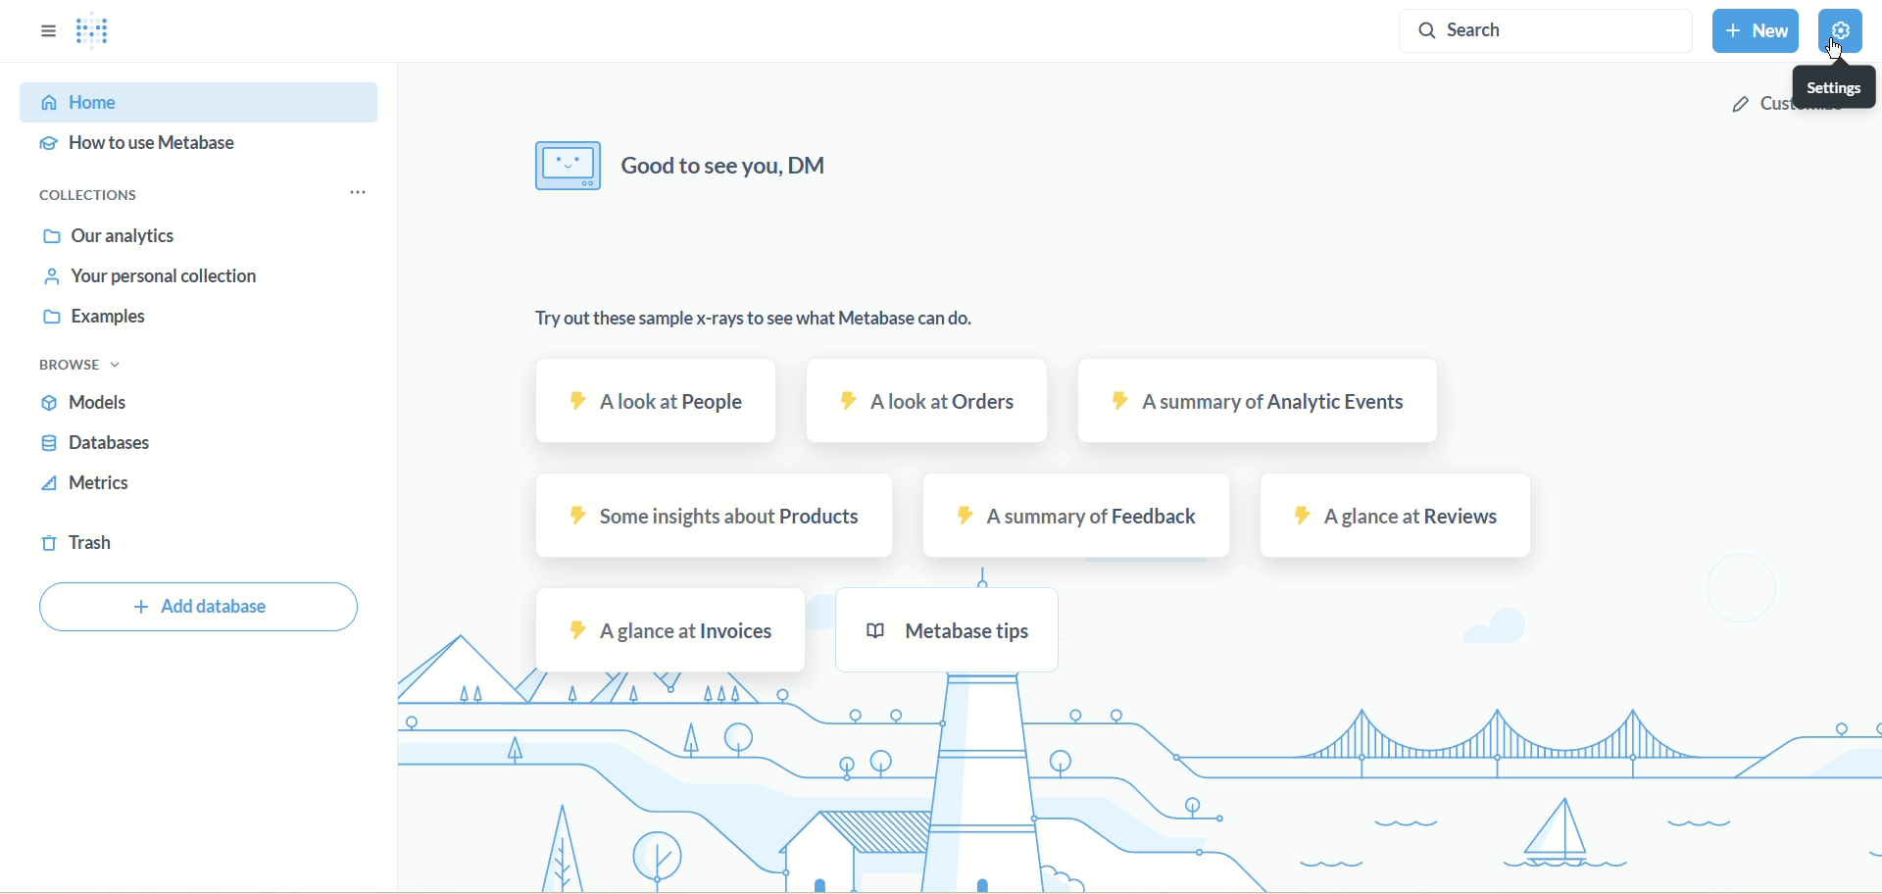 The width and height of the screenshot is (1882, 894). What do you see at coordinates (945, 629) in the screenshot?
I see `metabase tips` at bounding box center [945, 629].